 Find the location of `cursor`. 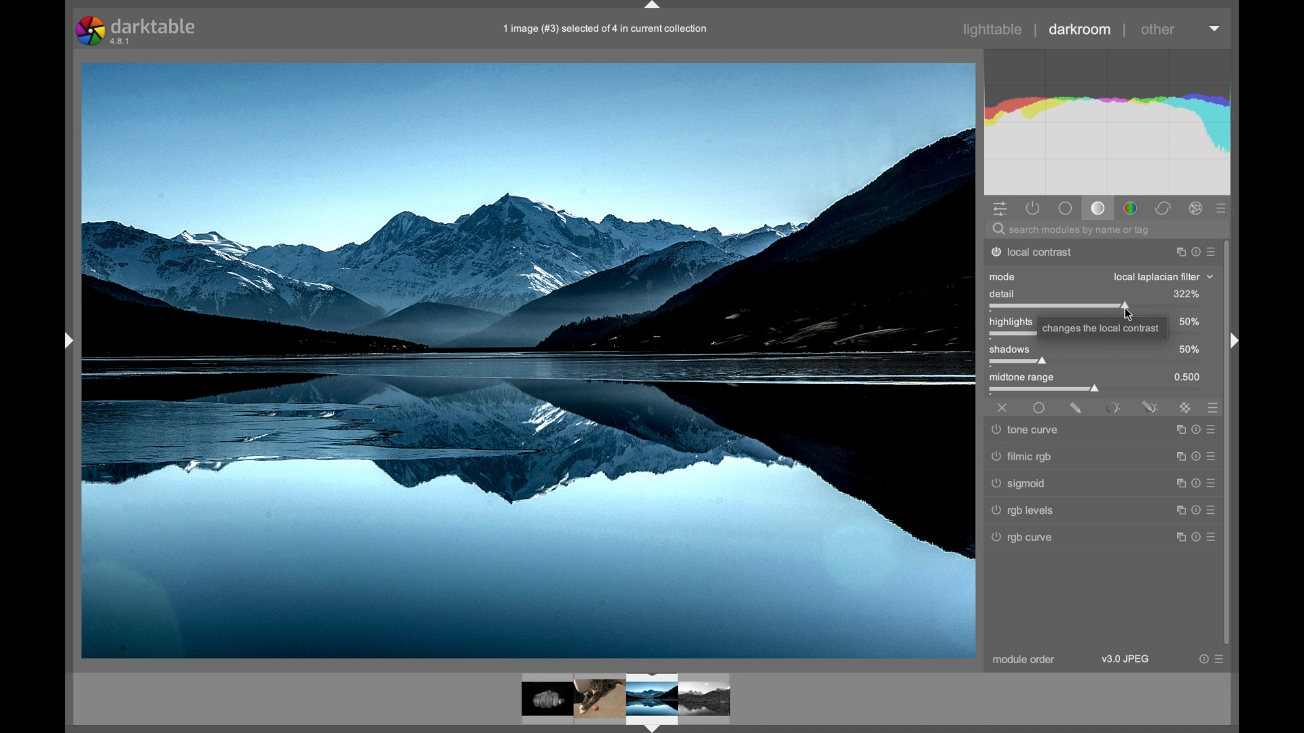

cursor is located at coordinates (1129, 316).